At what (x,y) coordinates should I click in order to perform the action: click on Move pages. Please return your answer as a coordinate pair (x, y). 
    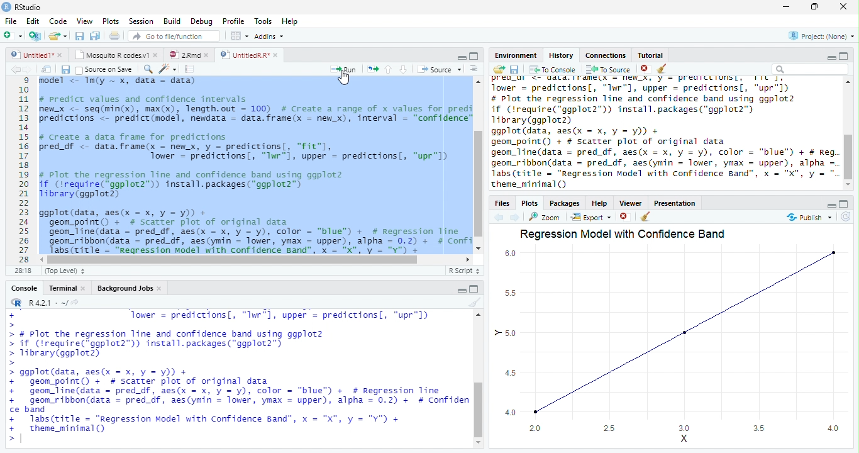
    Looking at the image, I should click on (371, 69).